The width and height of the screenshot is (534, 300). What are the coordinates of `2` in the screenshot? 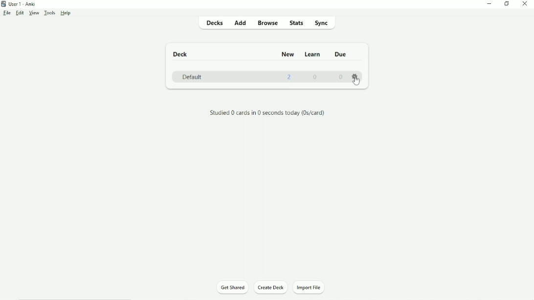 It's located at (289, 77).